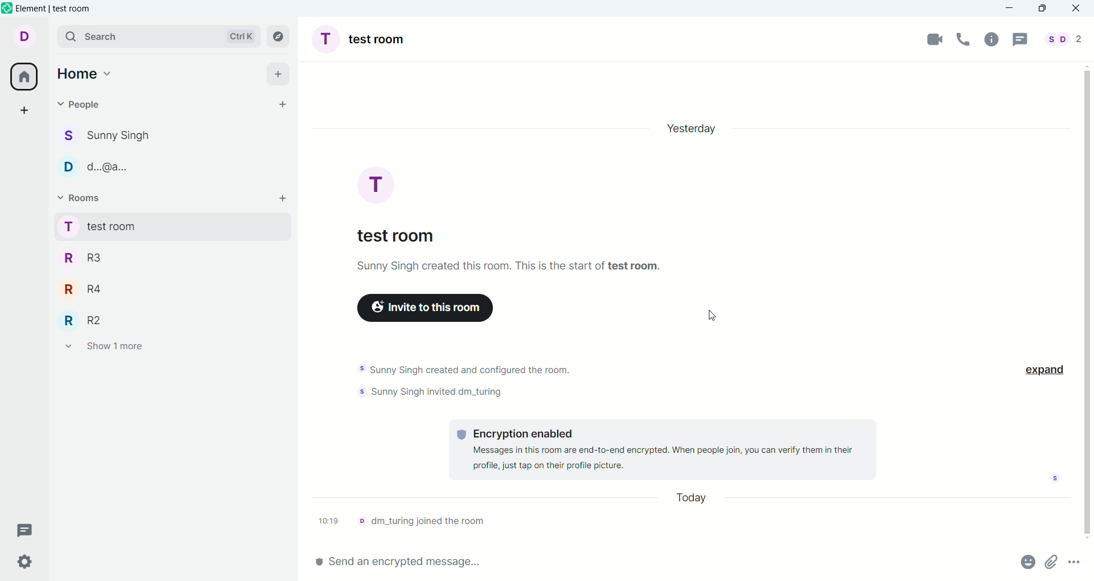 The height and width of the screenshot is (581, 1094). I want to click on search, so click(155, 34).